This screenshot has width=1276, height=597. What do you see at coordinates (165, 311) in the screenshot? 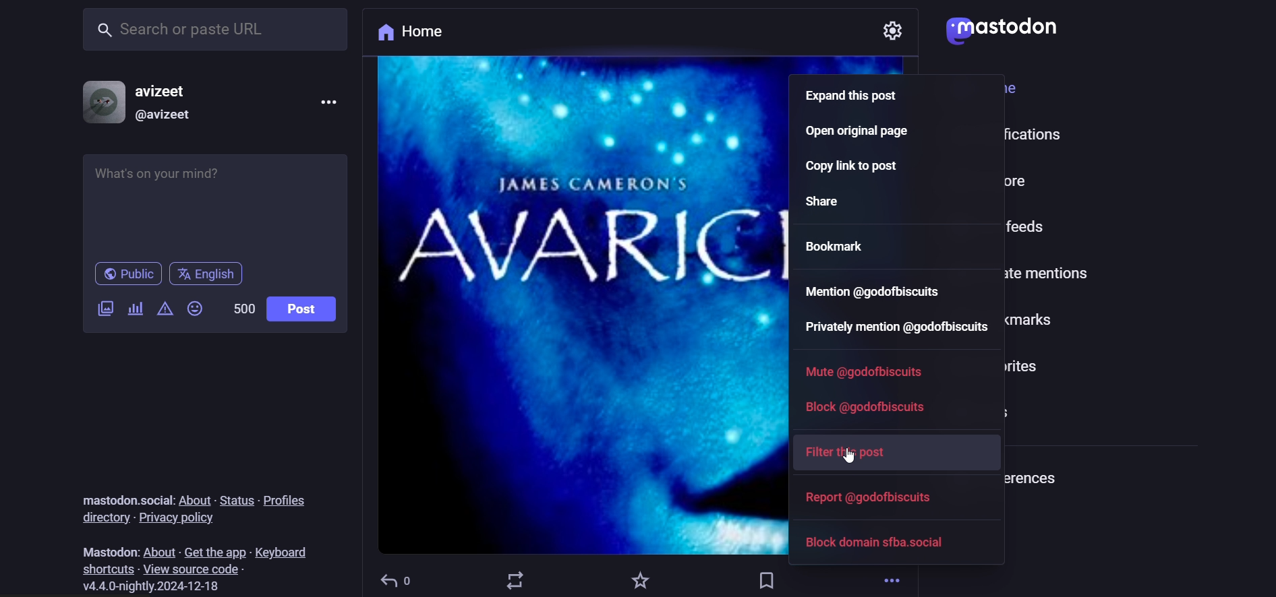
I see `content warning` at bounding box center [165, 311].